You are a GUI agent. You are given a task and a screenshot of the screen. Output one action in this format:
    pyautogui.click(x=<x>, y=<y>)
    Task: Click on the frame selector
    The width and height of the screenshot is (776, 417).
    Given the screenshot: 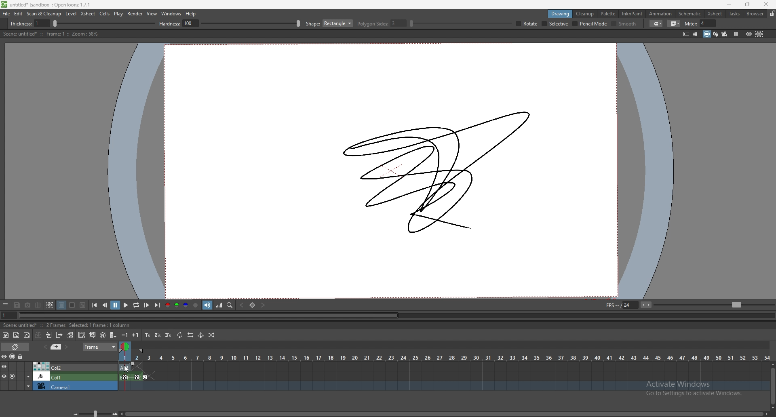 What is the action you would take?
    pyautogui.click(x=126, y=346)
    